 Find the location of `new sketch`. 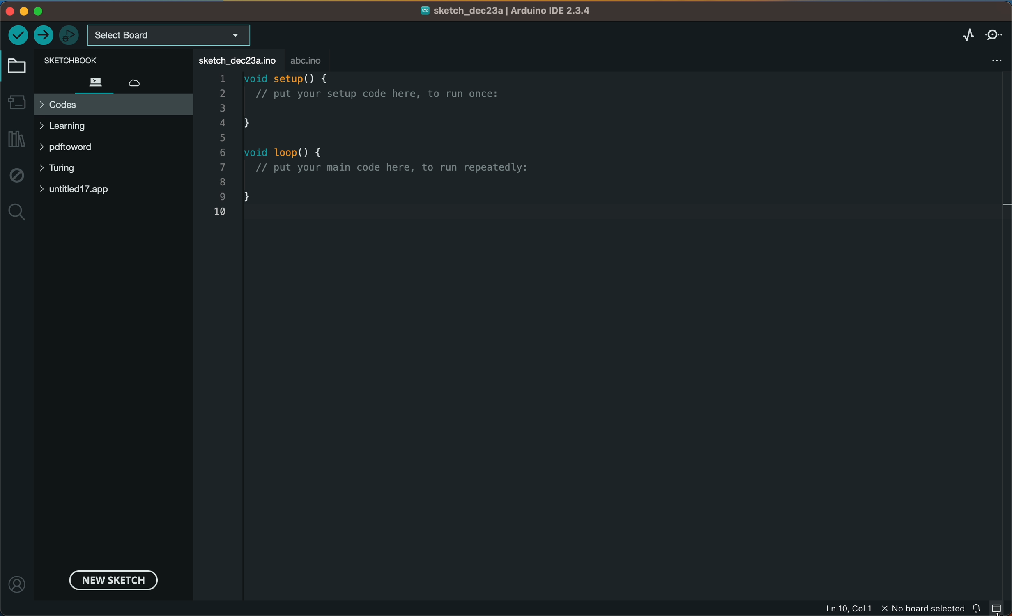

new sketch is located at coordinates (110, 579).